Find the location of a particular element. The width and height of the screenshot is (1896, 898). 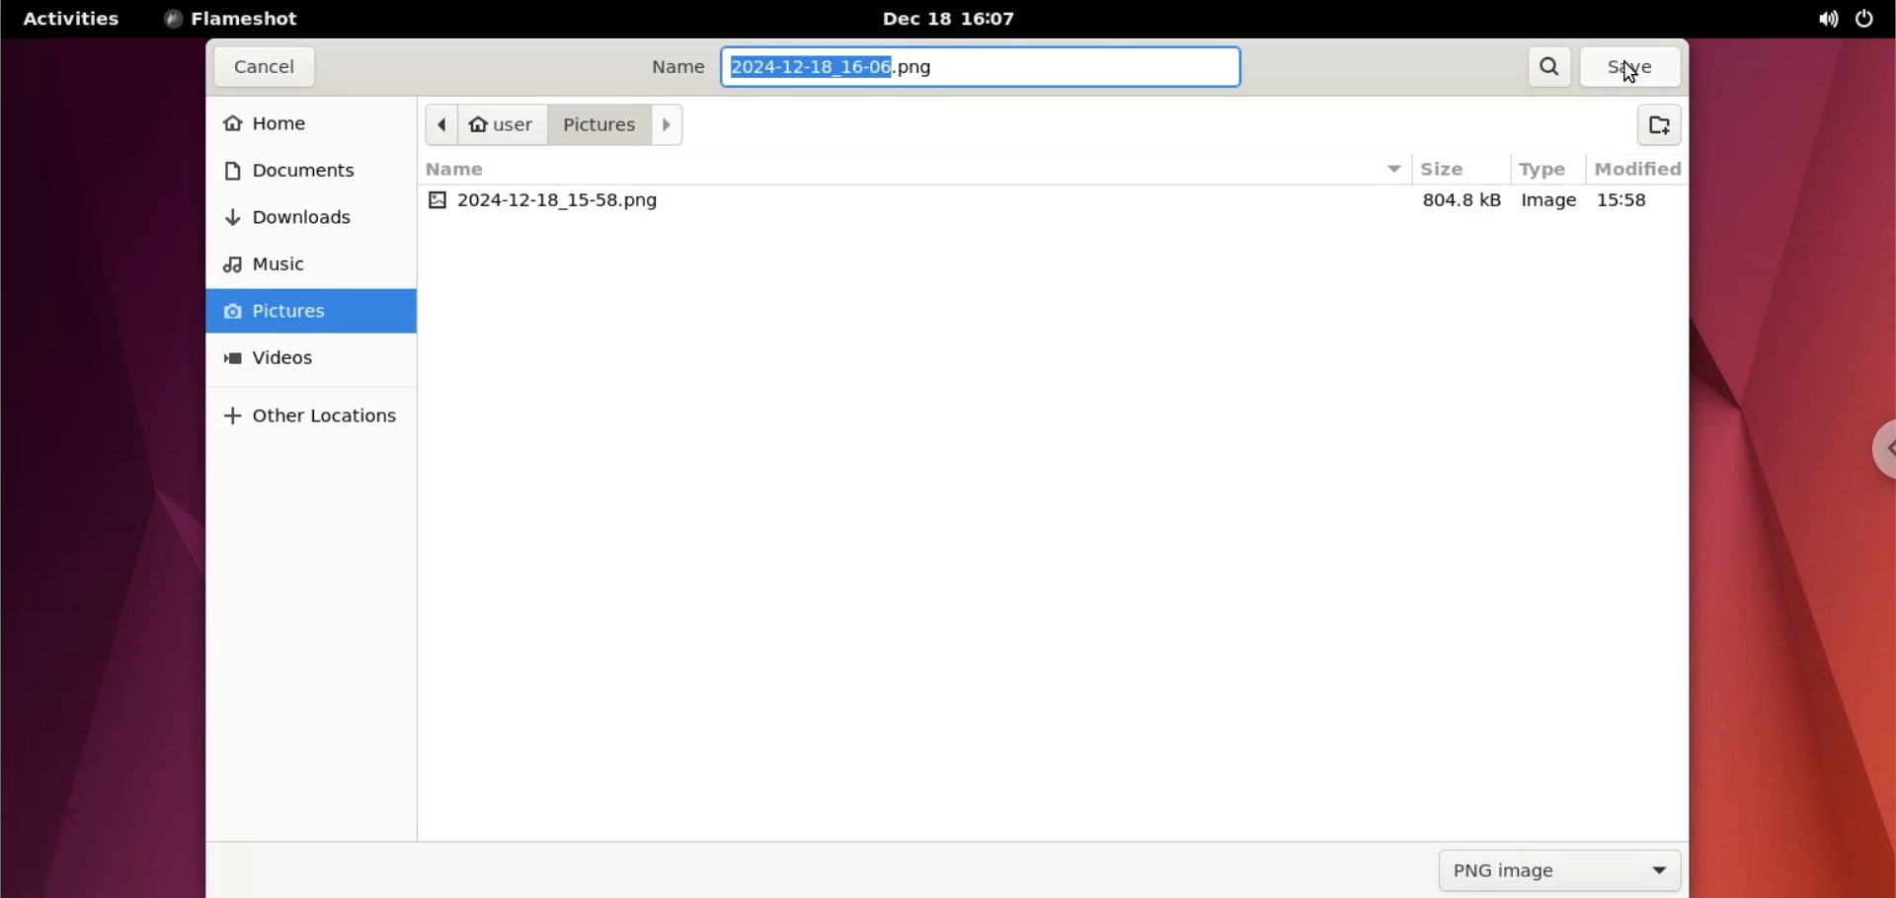

on/off is located at coordinates (1864, 18).